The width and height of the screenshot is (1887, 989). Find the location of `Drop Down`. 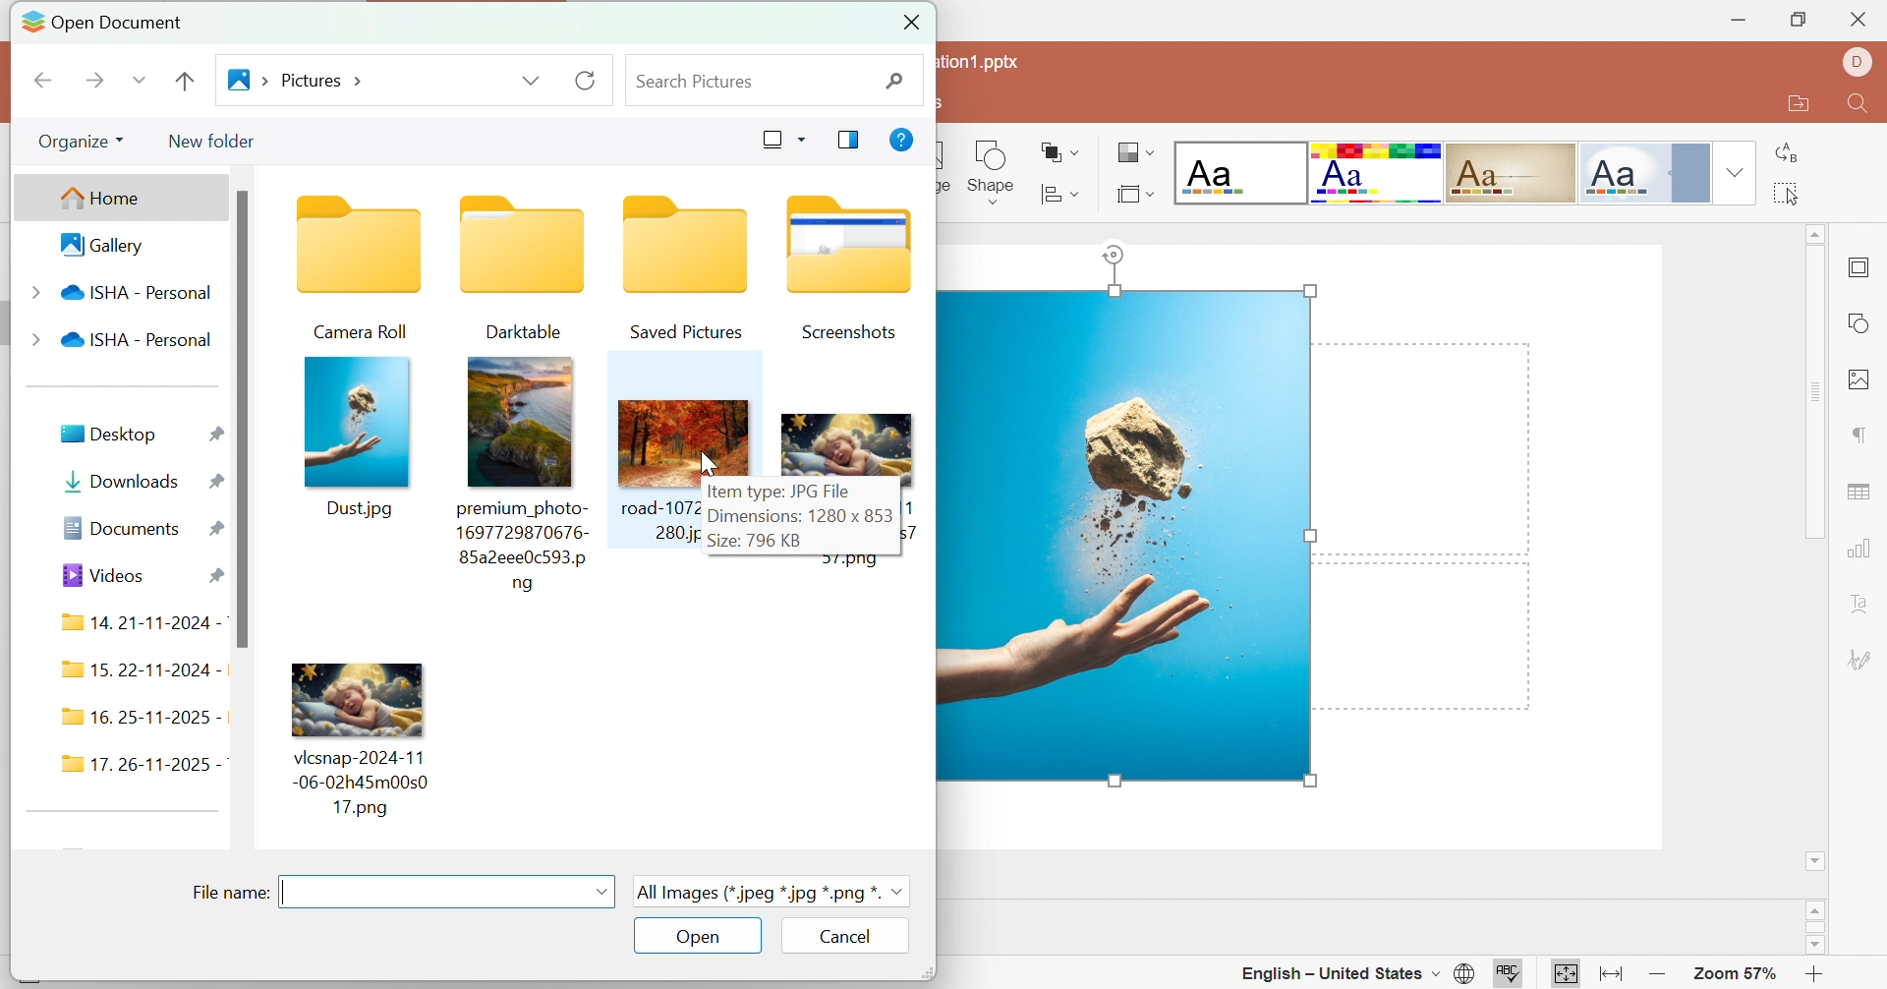

Drop Down is located at coordinates (600, 890).